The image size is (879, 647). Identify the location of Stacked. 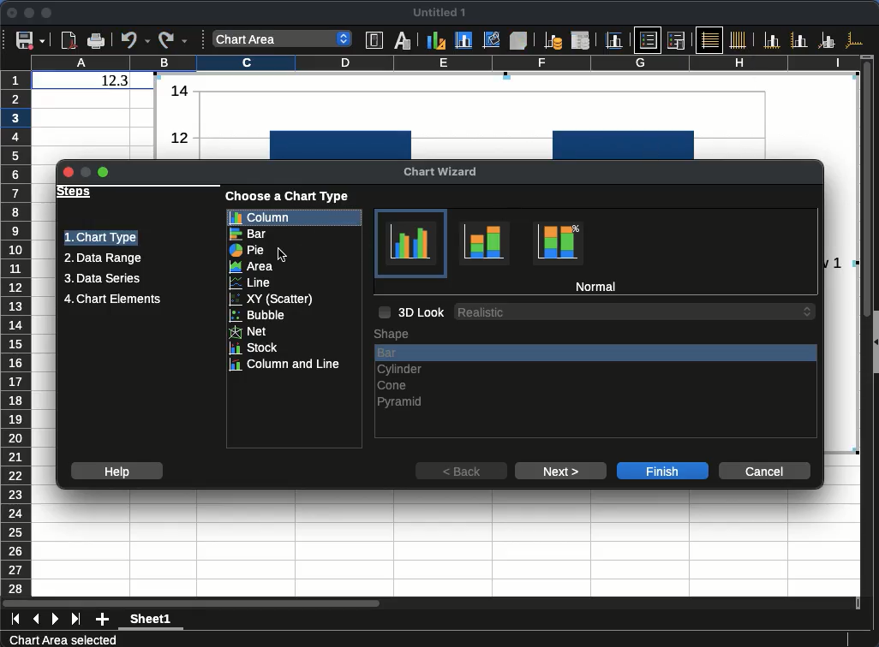
(485, 243).